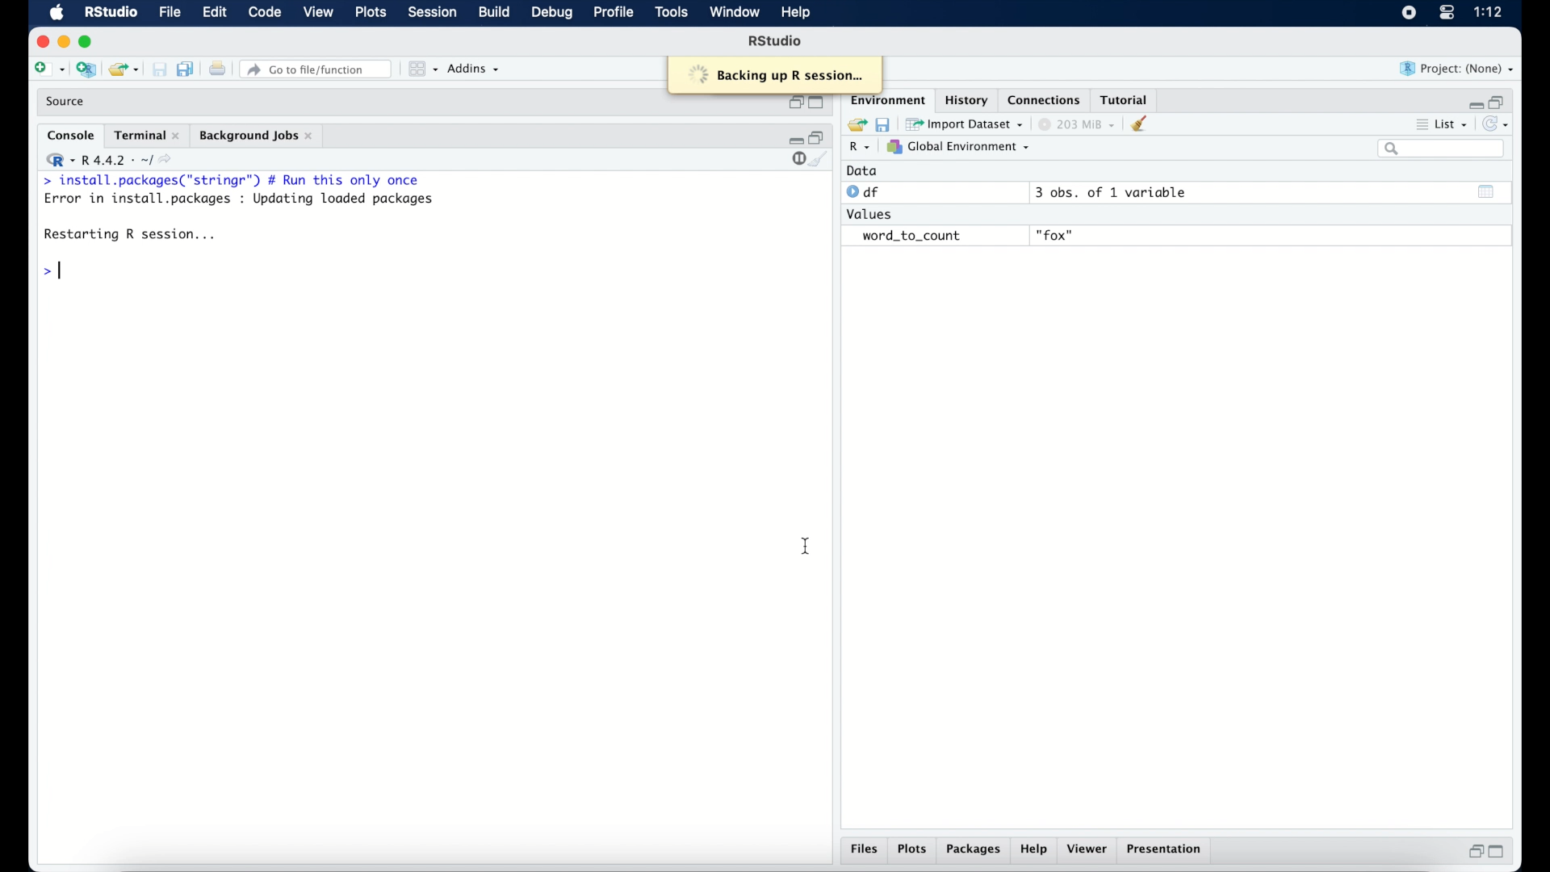 The width and height of the screenshot is (1550, 872). Describe the element at coordinates (796, 160) in the screenshot. I see `stop` at that location.